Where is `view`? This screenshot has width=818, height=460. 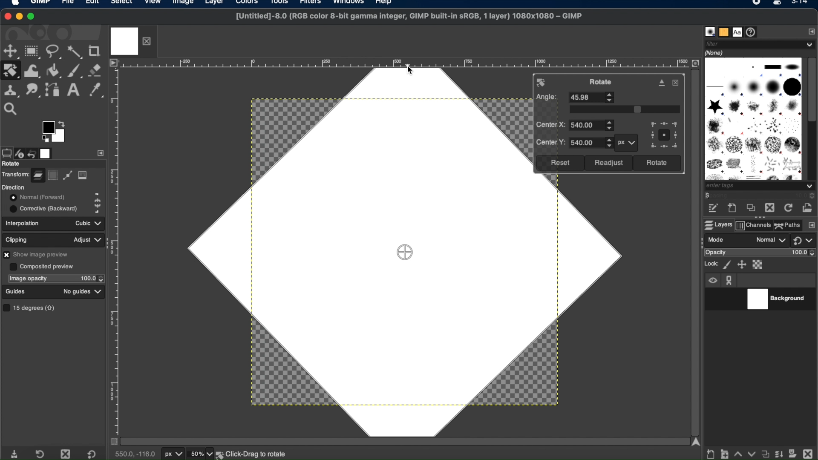
view is located at coordinates (153, 3).